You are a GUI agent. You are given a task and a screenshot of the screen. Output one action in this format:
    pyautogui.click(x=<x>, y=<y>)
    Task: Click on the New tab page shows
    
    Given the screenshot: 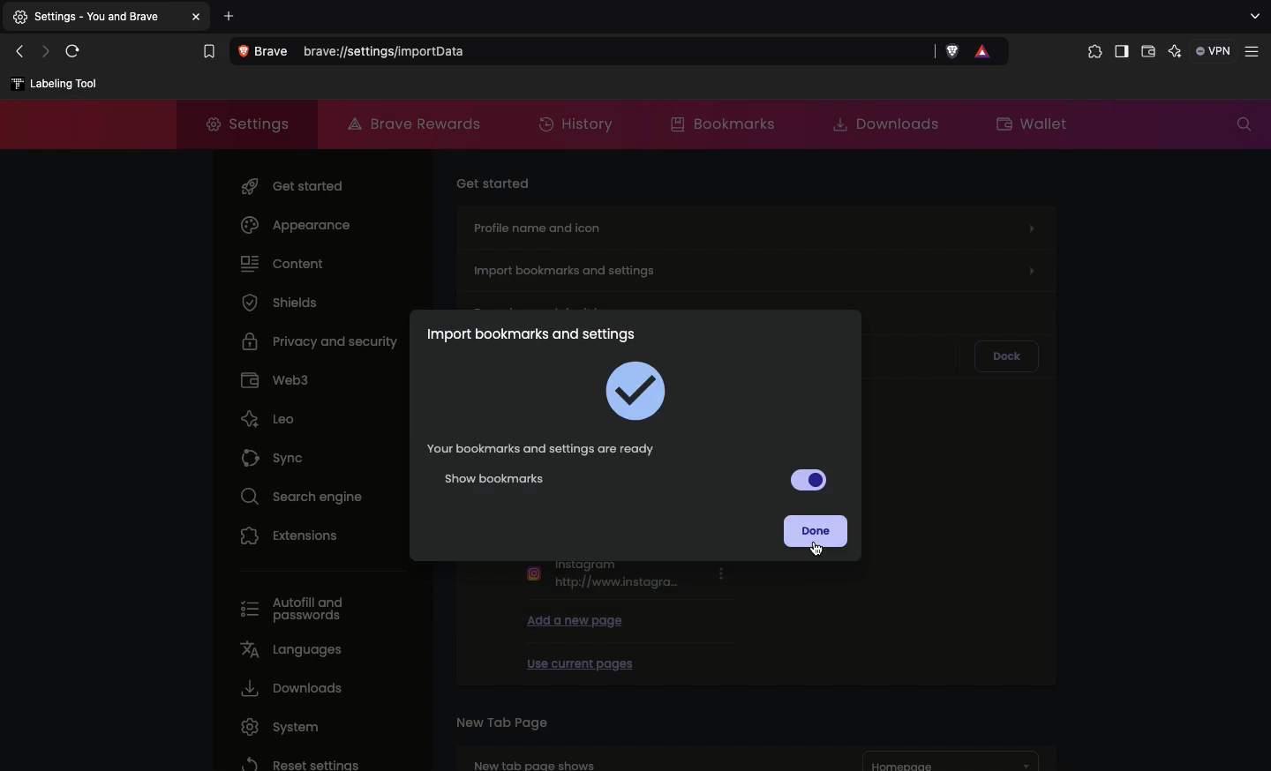 What is the action you would take?
    pyautogui.click(x=635, y=757)
    